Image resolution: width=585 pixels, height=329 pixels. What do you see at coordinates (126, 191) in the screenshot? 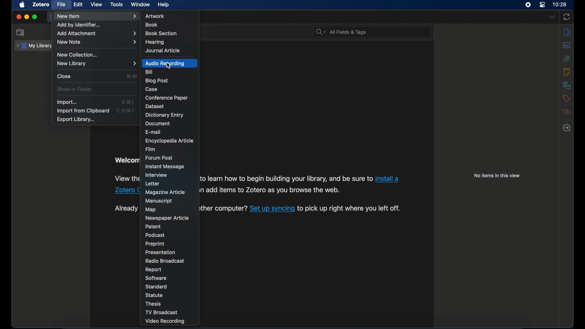
I see `` at bounding box center [126, 191].